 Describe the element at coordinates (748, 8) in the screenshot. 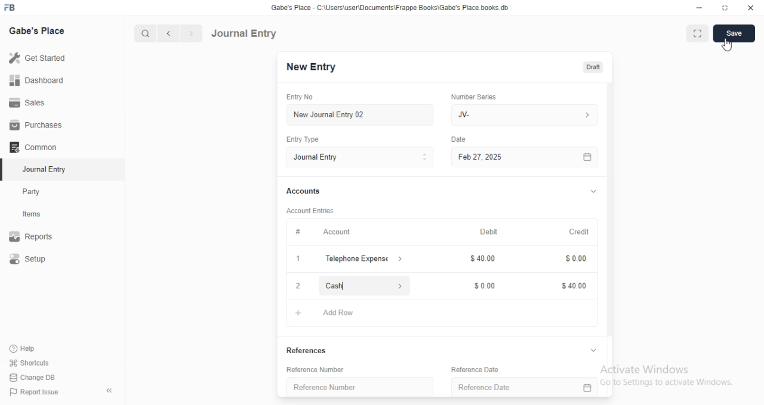

I see `Close` at that location.